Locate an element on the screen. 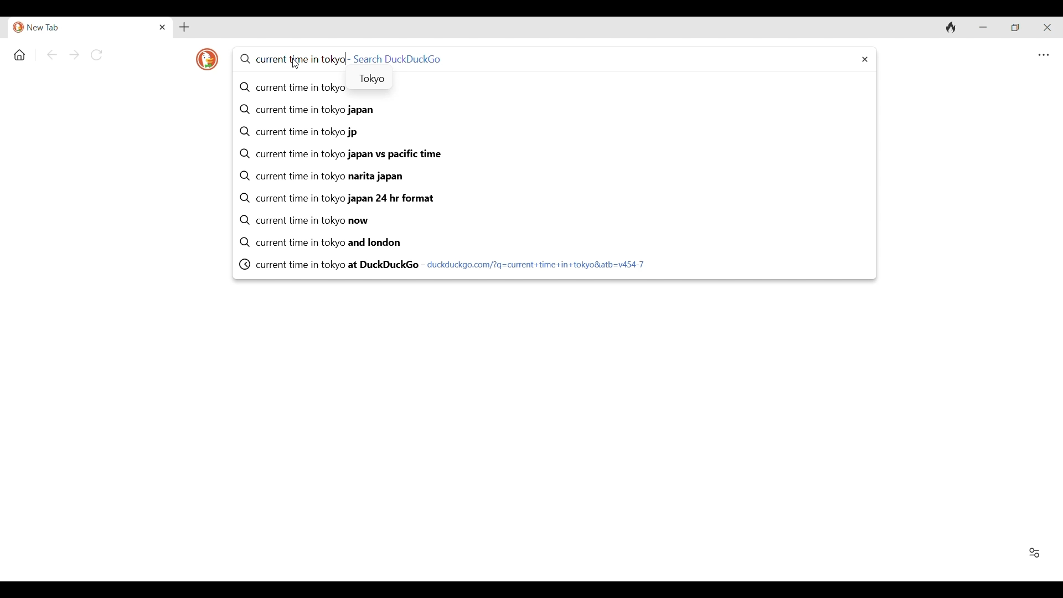 The image size is (1063, 598). current time in tokyo narita japan is located at coordinates (318, 177).